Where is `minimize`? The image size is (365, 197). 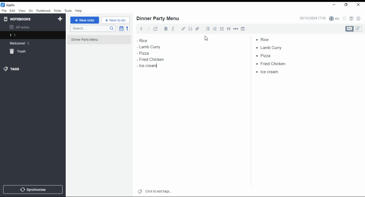 minimize is located at coordinates (334, 5).